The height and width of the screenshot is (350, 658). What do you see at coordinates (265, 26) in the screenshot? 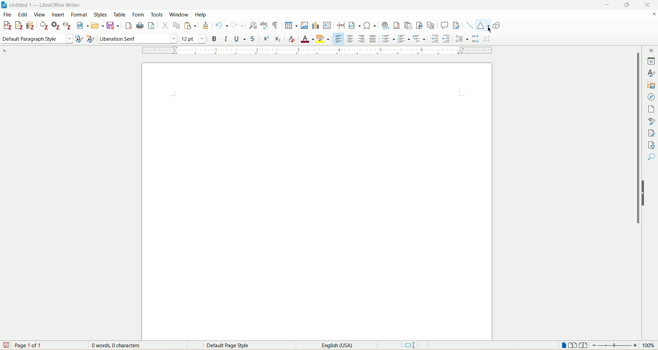
I see `spell check` at bounding box center [265, 26].